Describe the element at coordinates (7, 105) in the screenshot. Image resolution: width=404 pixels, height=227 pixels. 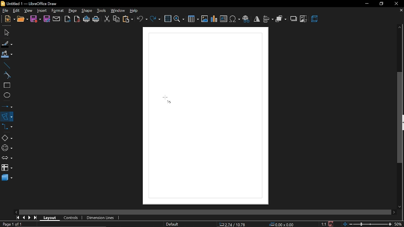
I see `lines and arrows` at that location.